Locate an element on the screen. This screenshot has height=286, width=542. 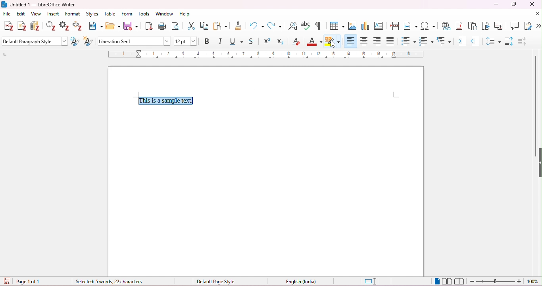
align right is located at coordinates (377, 41).